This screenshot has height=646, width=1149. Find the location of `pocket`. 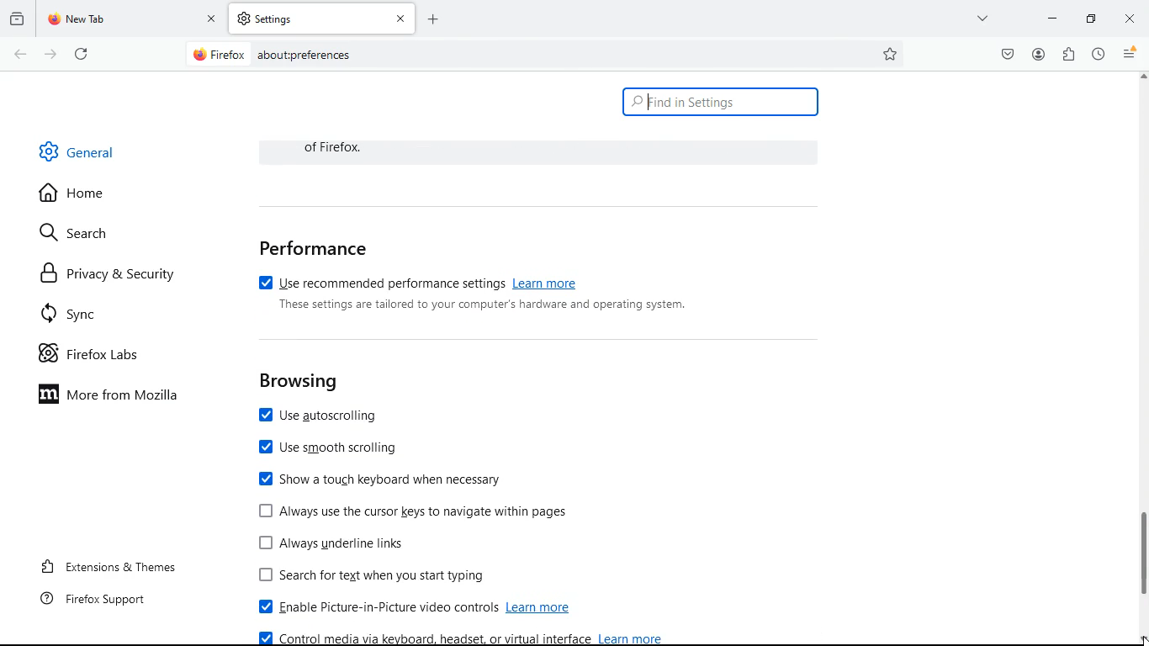

pocket is located at coordinates (1004, 55).